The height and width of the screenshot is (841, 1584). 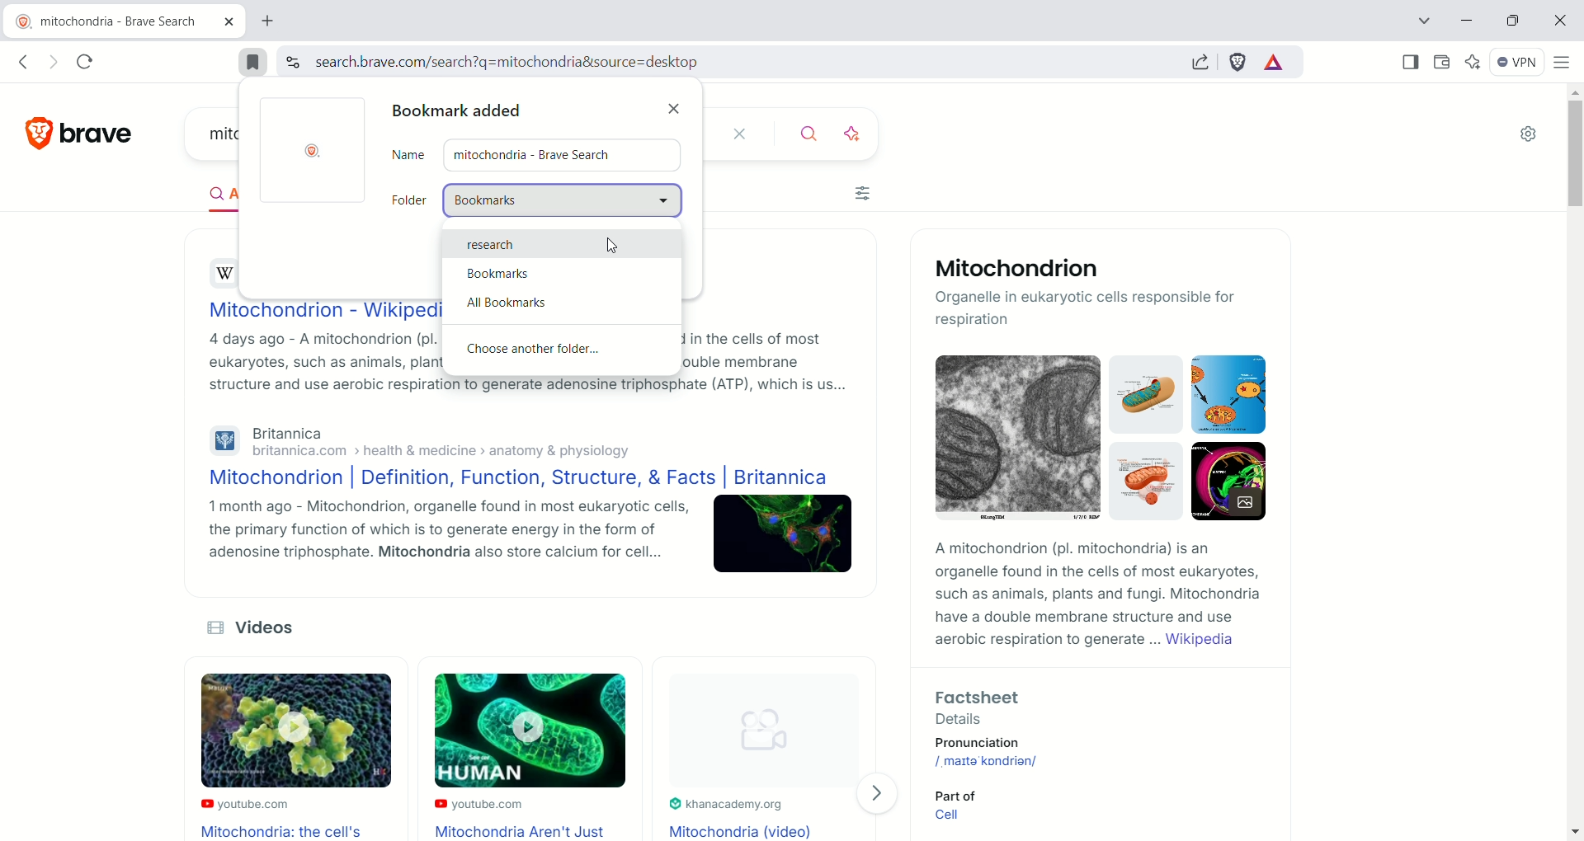 What do you see at coordinates (463, 112) in the screenshot?
I see `bookmark added` at bounding box center [463, 112].